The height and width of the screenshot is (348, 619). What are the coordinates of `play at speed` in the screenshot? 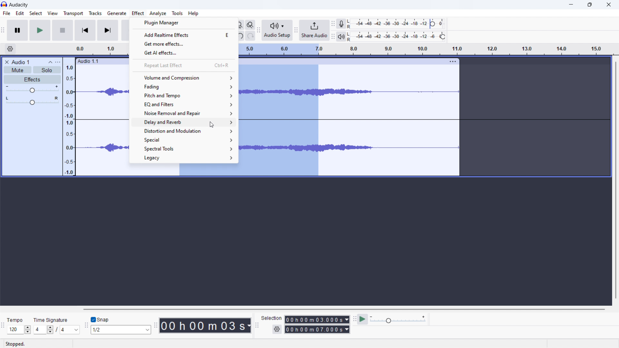 It's located at (363, 319).